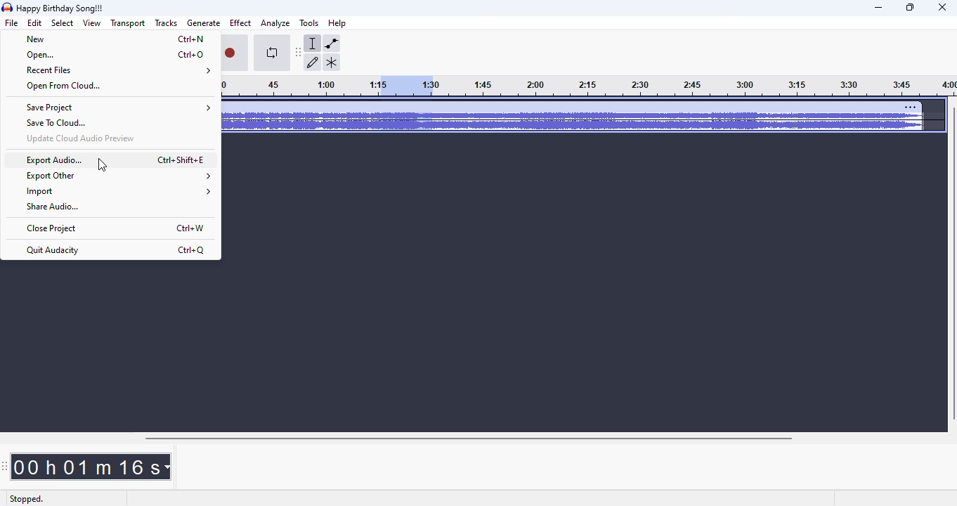 Image resolution: width=957 pixels, height=506 pixels. What do you see at coordinates (270, 54) in the screenshot?
I see `enable looping` at bounding box center [270, 54].